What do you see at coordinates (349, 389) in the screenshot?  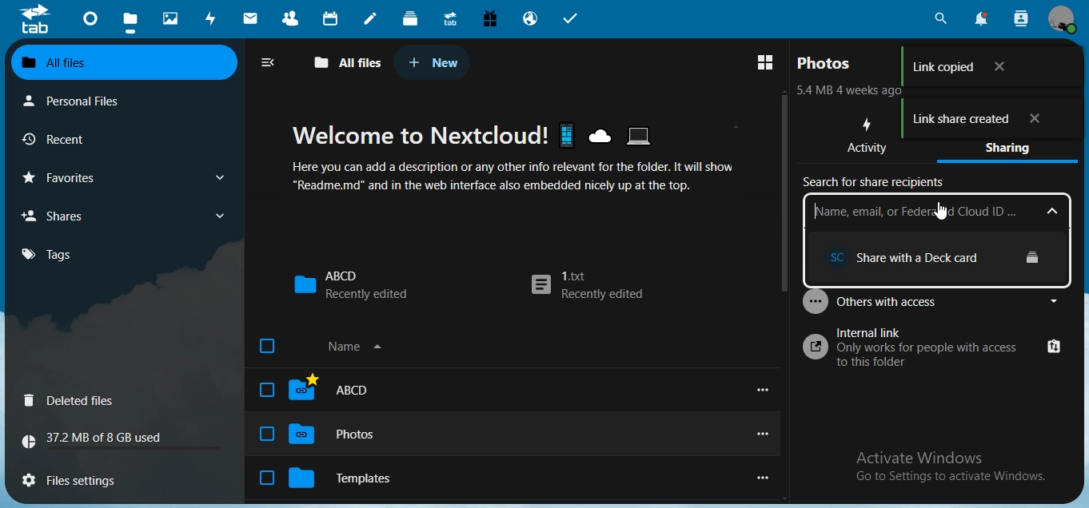 I see `ABCD` at bounding box center [349, 389].